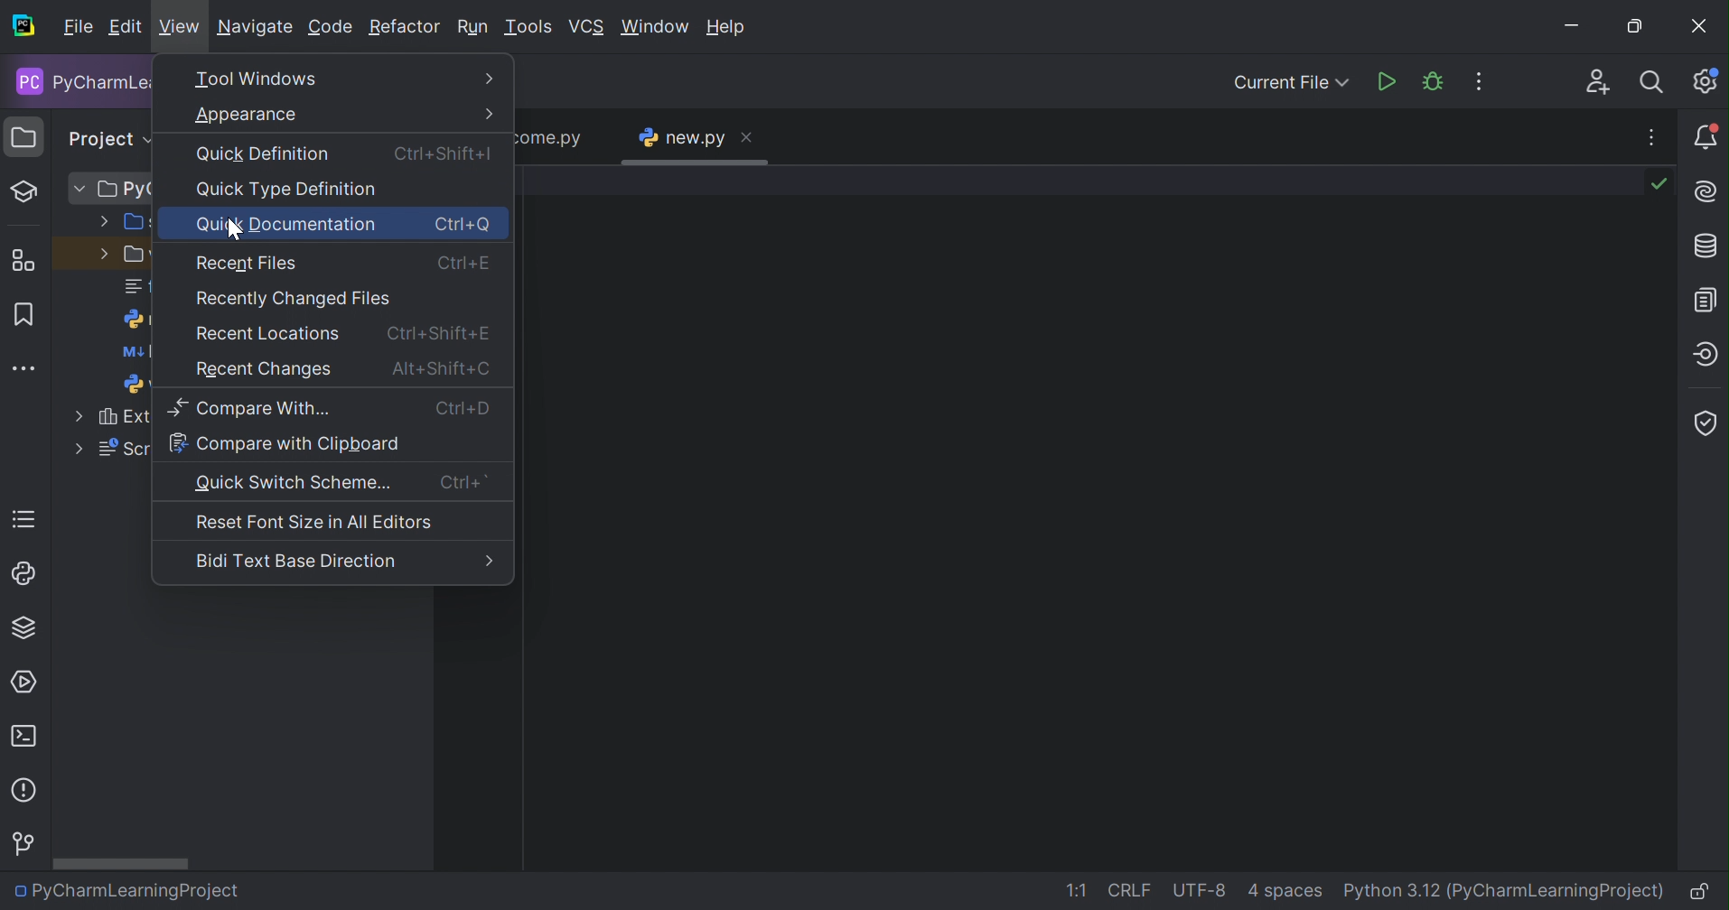  Describe the element at coordinates (463, 264) in the screenshot. I see `Ctrl+E` at that location.